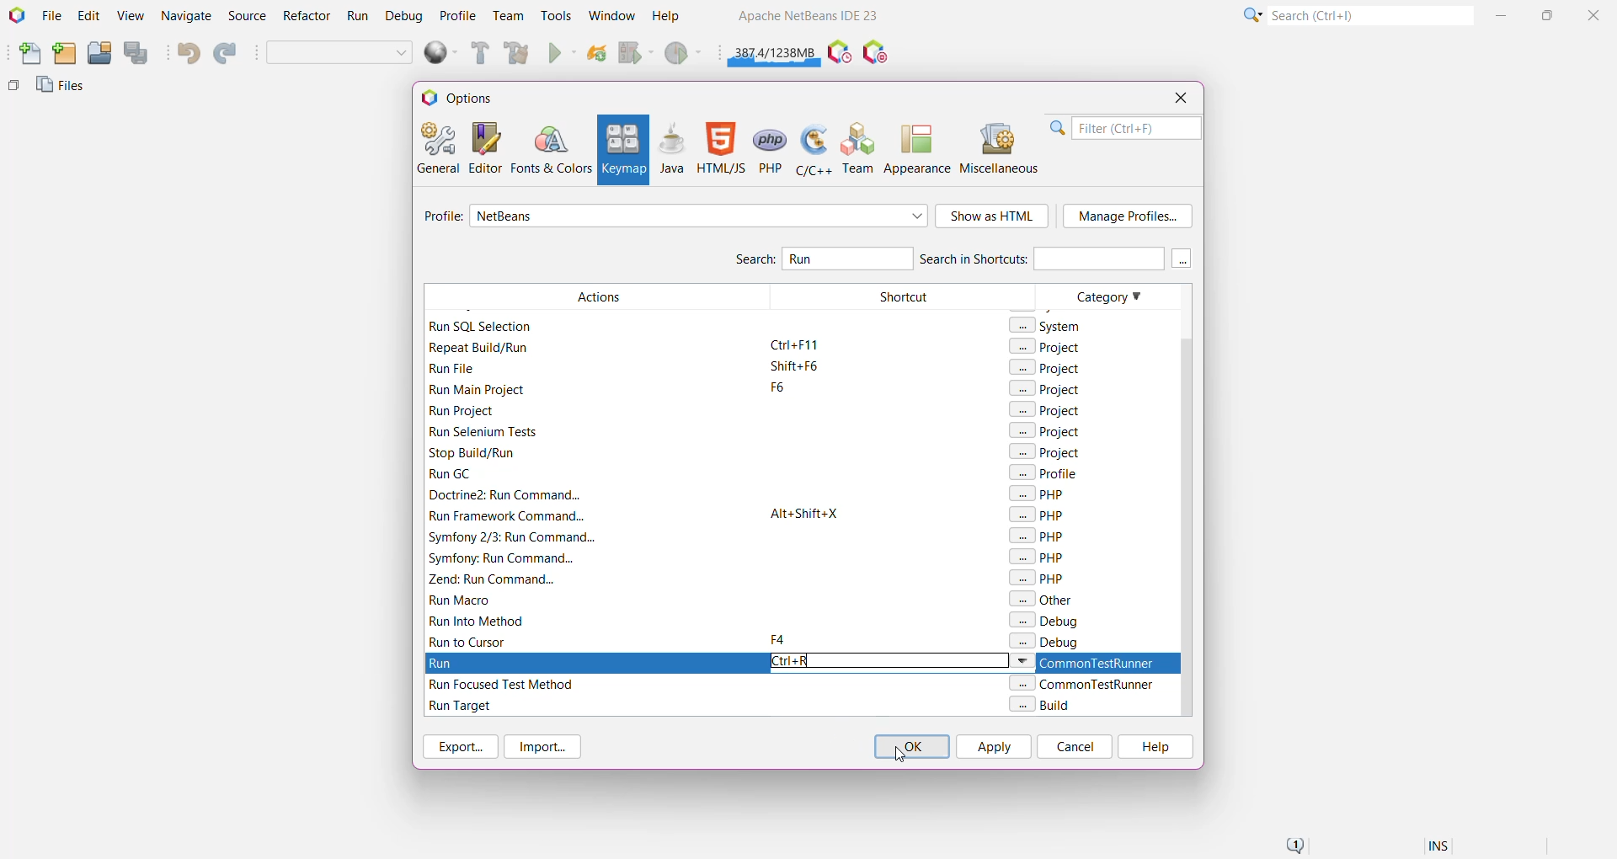 This screenshot has height=859, width=1617. I want to click on Help, so click(674, 18).